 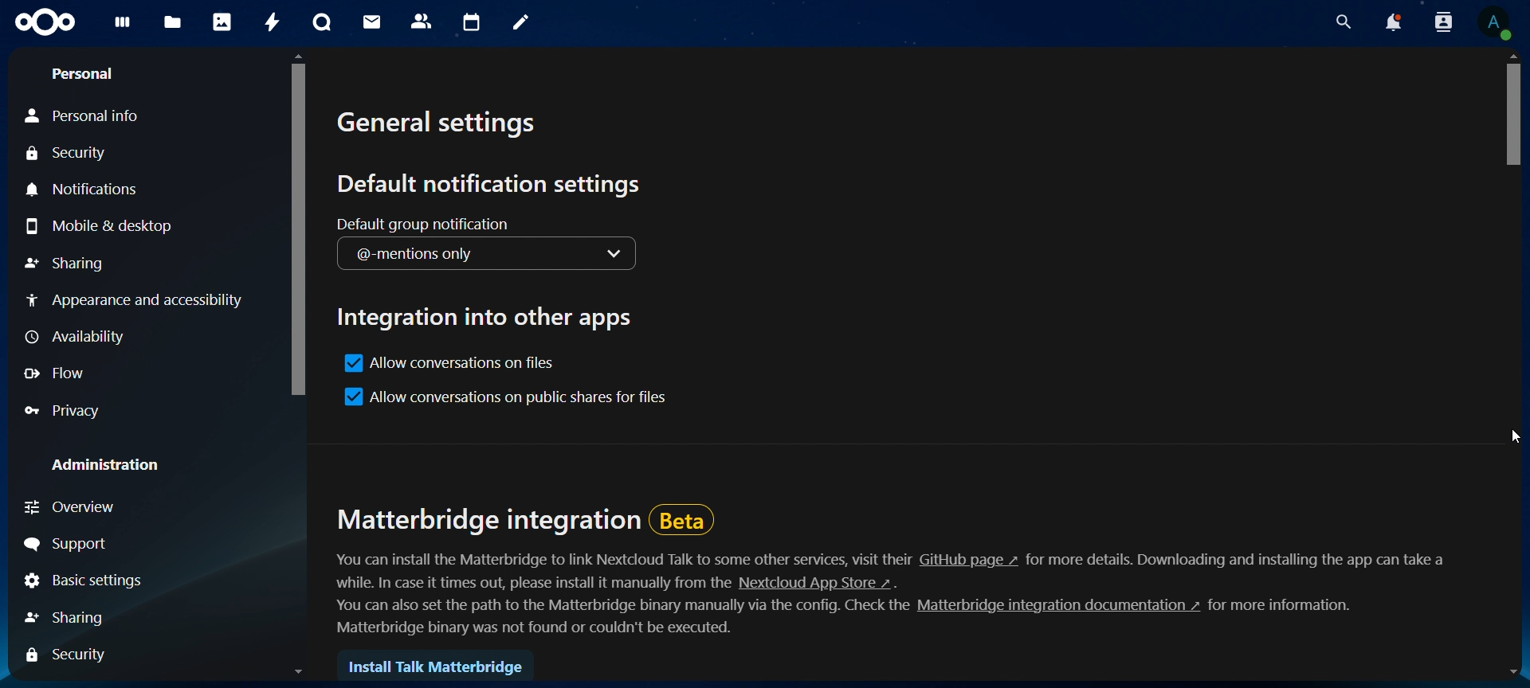 What do you see at coordinates (72, 618) in the screenshot?
I see `sharing` at bounding box center [72, 618].